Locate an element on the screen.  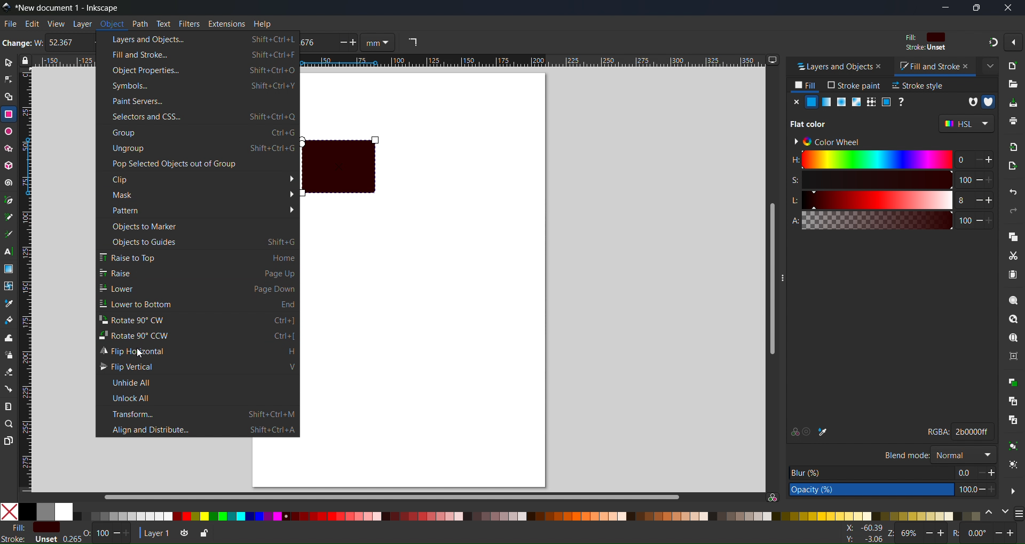
change W: is located at coordinates (22, 44).